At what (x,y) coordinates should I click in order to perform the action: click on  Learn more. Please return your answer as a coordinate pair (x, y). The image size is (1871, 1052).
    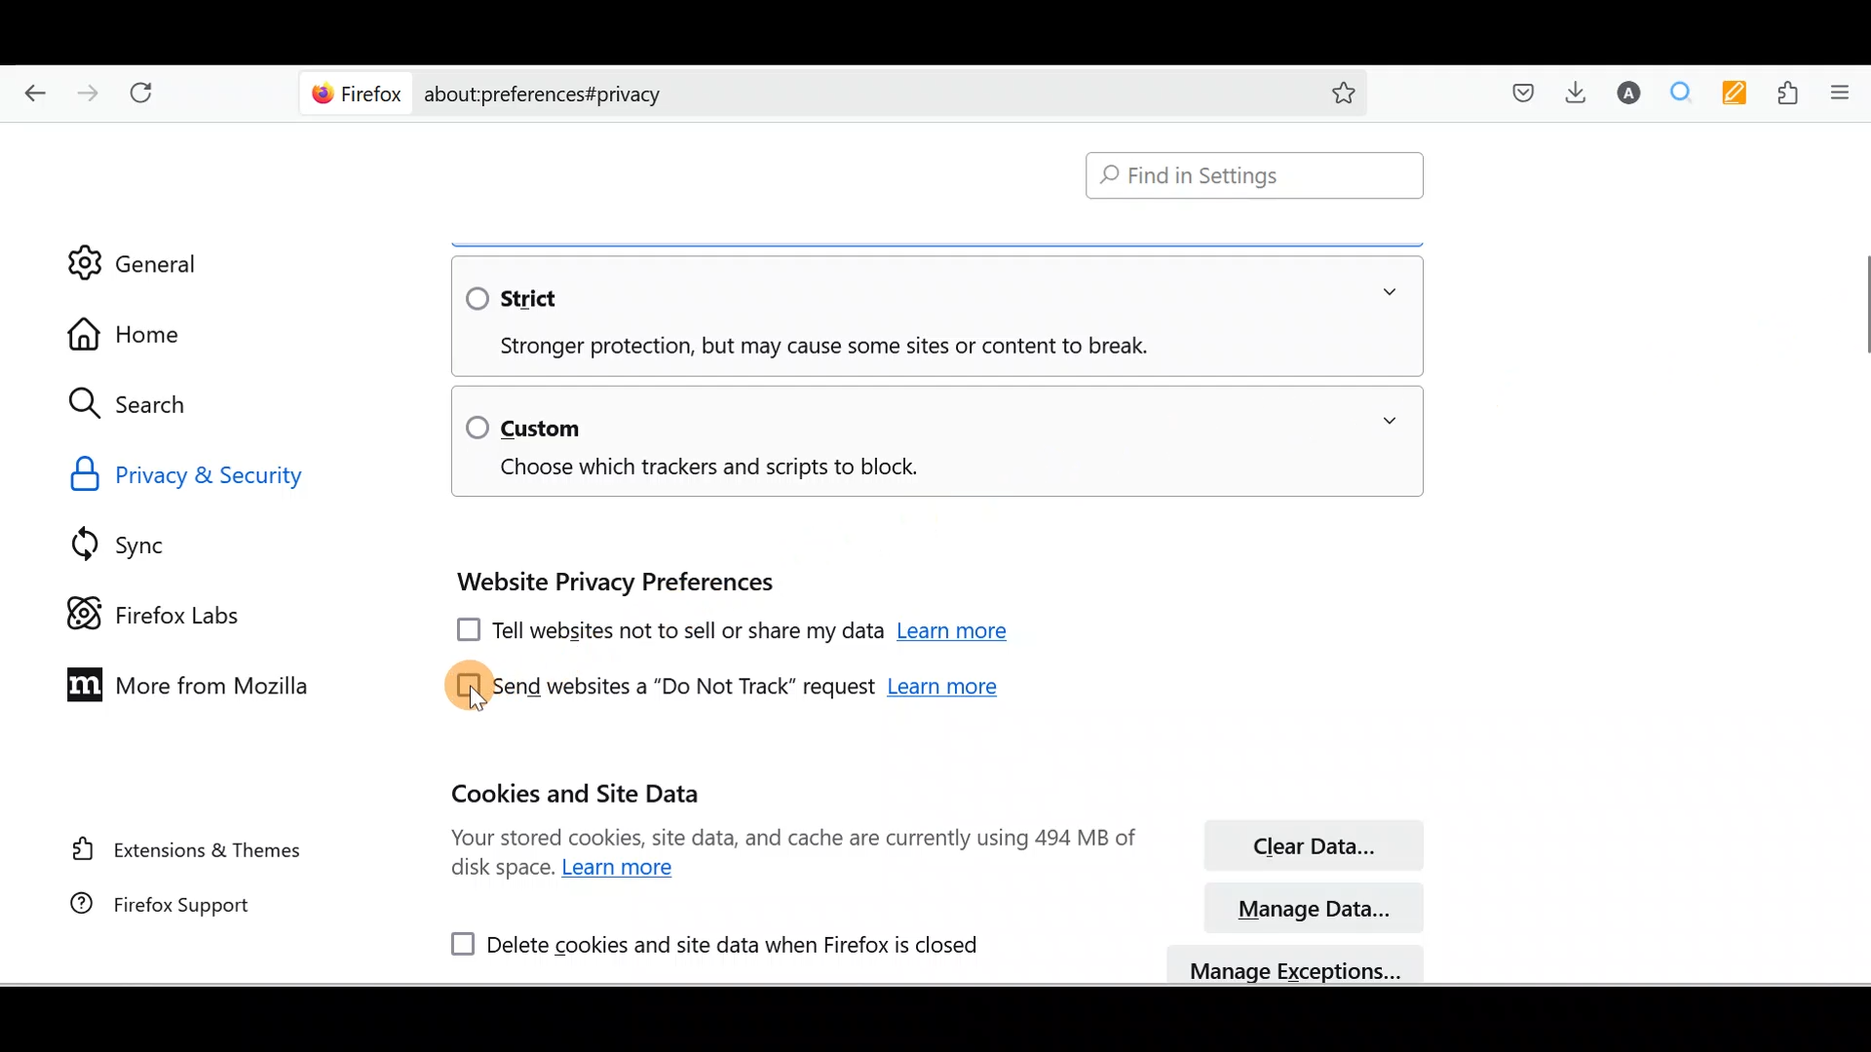
    Looking at the image, I should click on (624, 869).